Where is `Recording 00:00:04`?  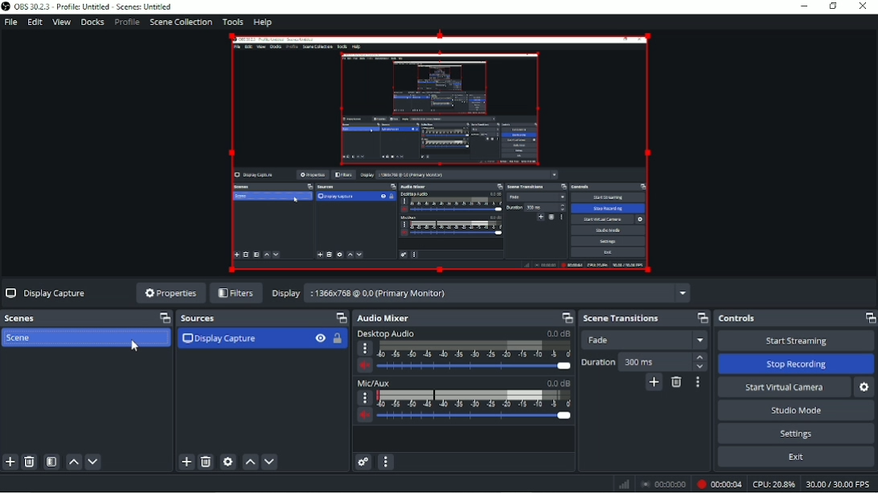
Recording 00:00:04 is located at coordinates (719, 485).